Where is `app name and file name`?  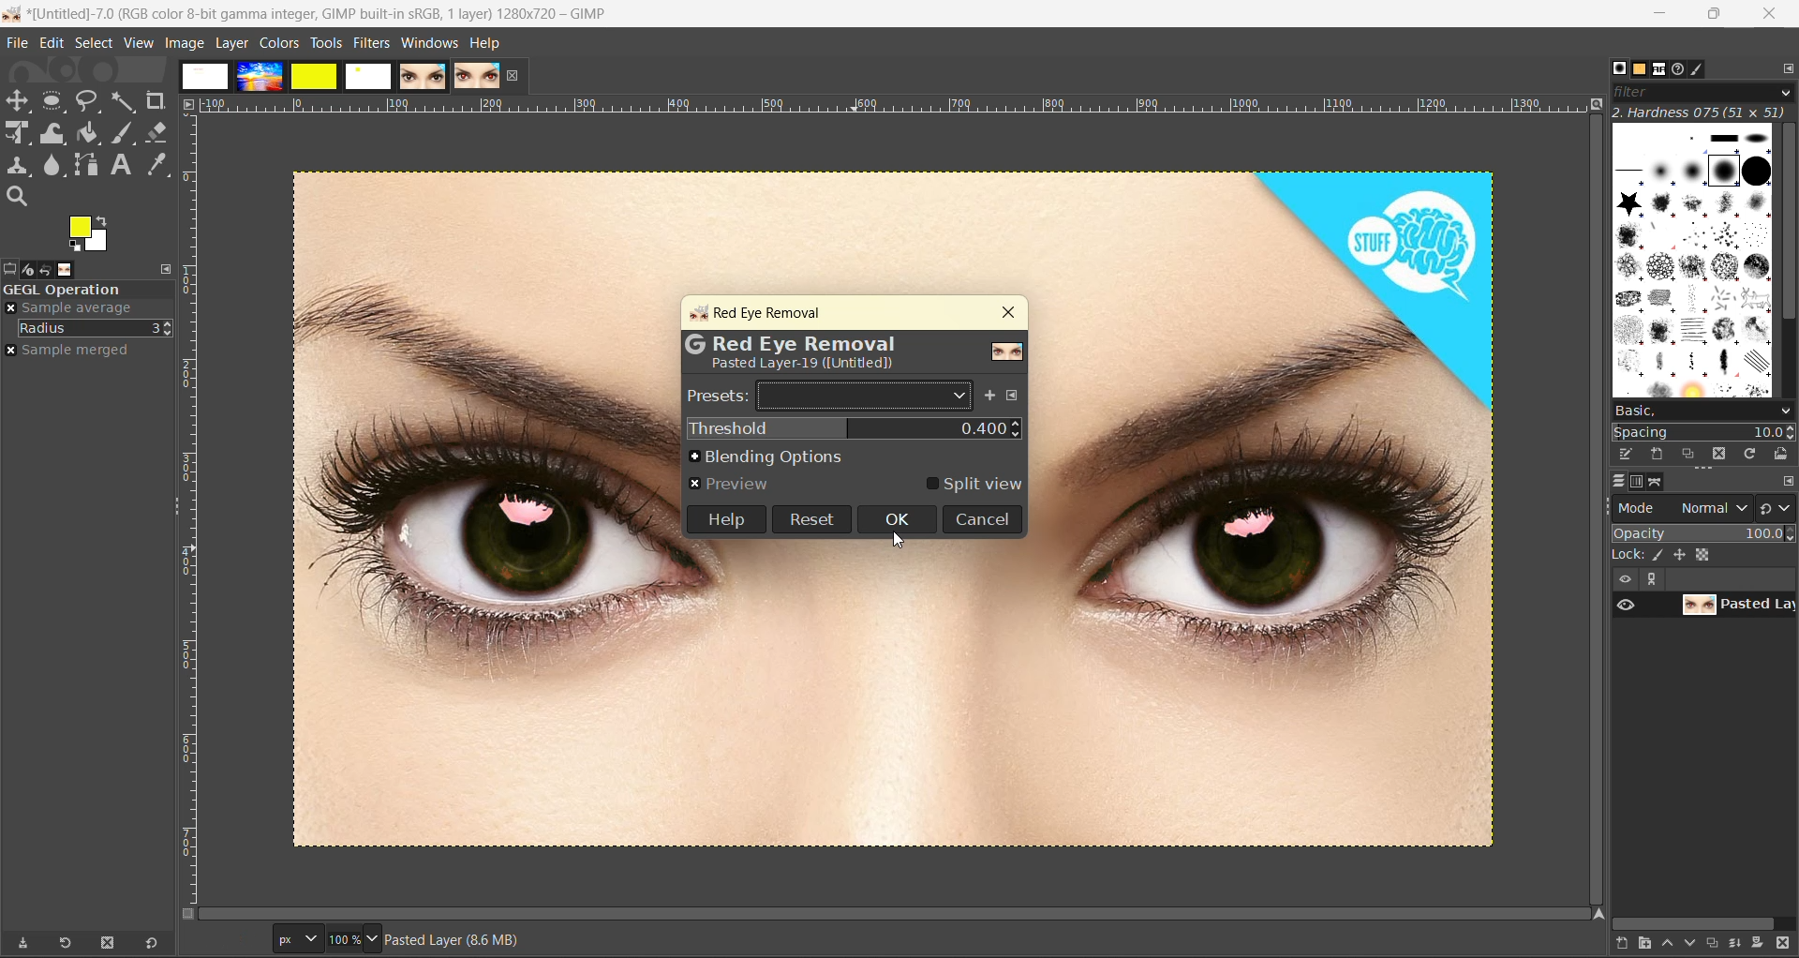
app name and file name is located at coordinates (314, 11).